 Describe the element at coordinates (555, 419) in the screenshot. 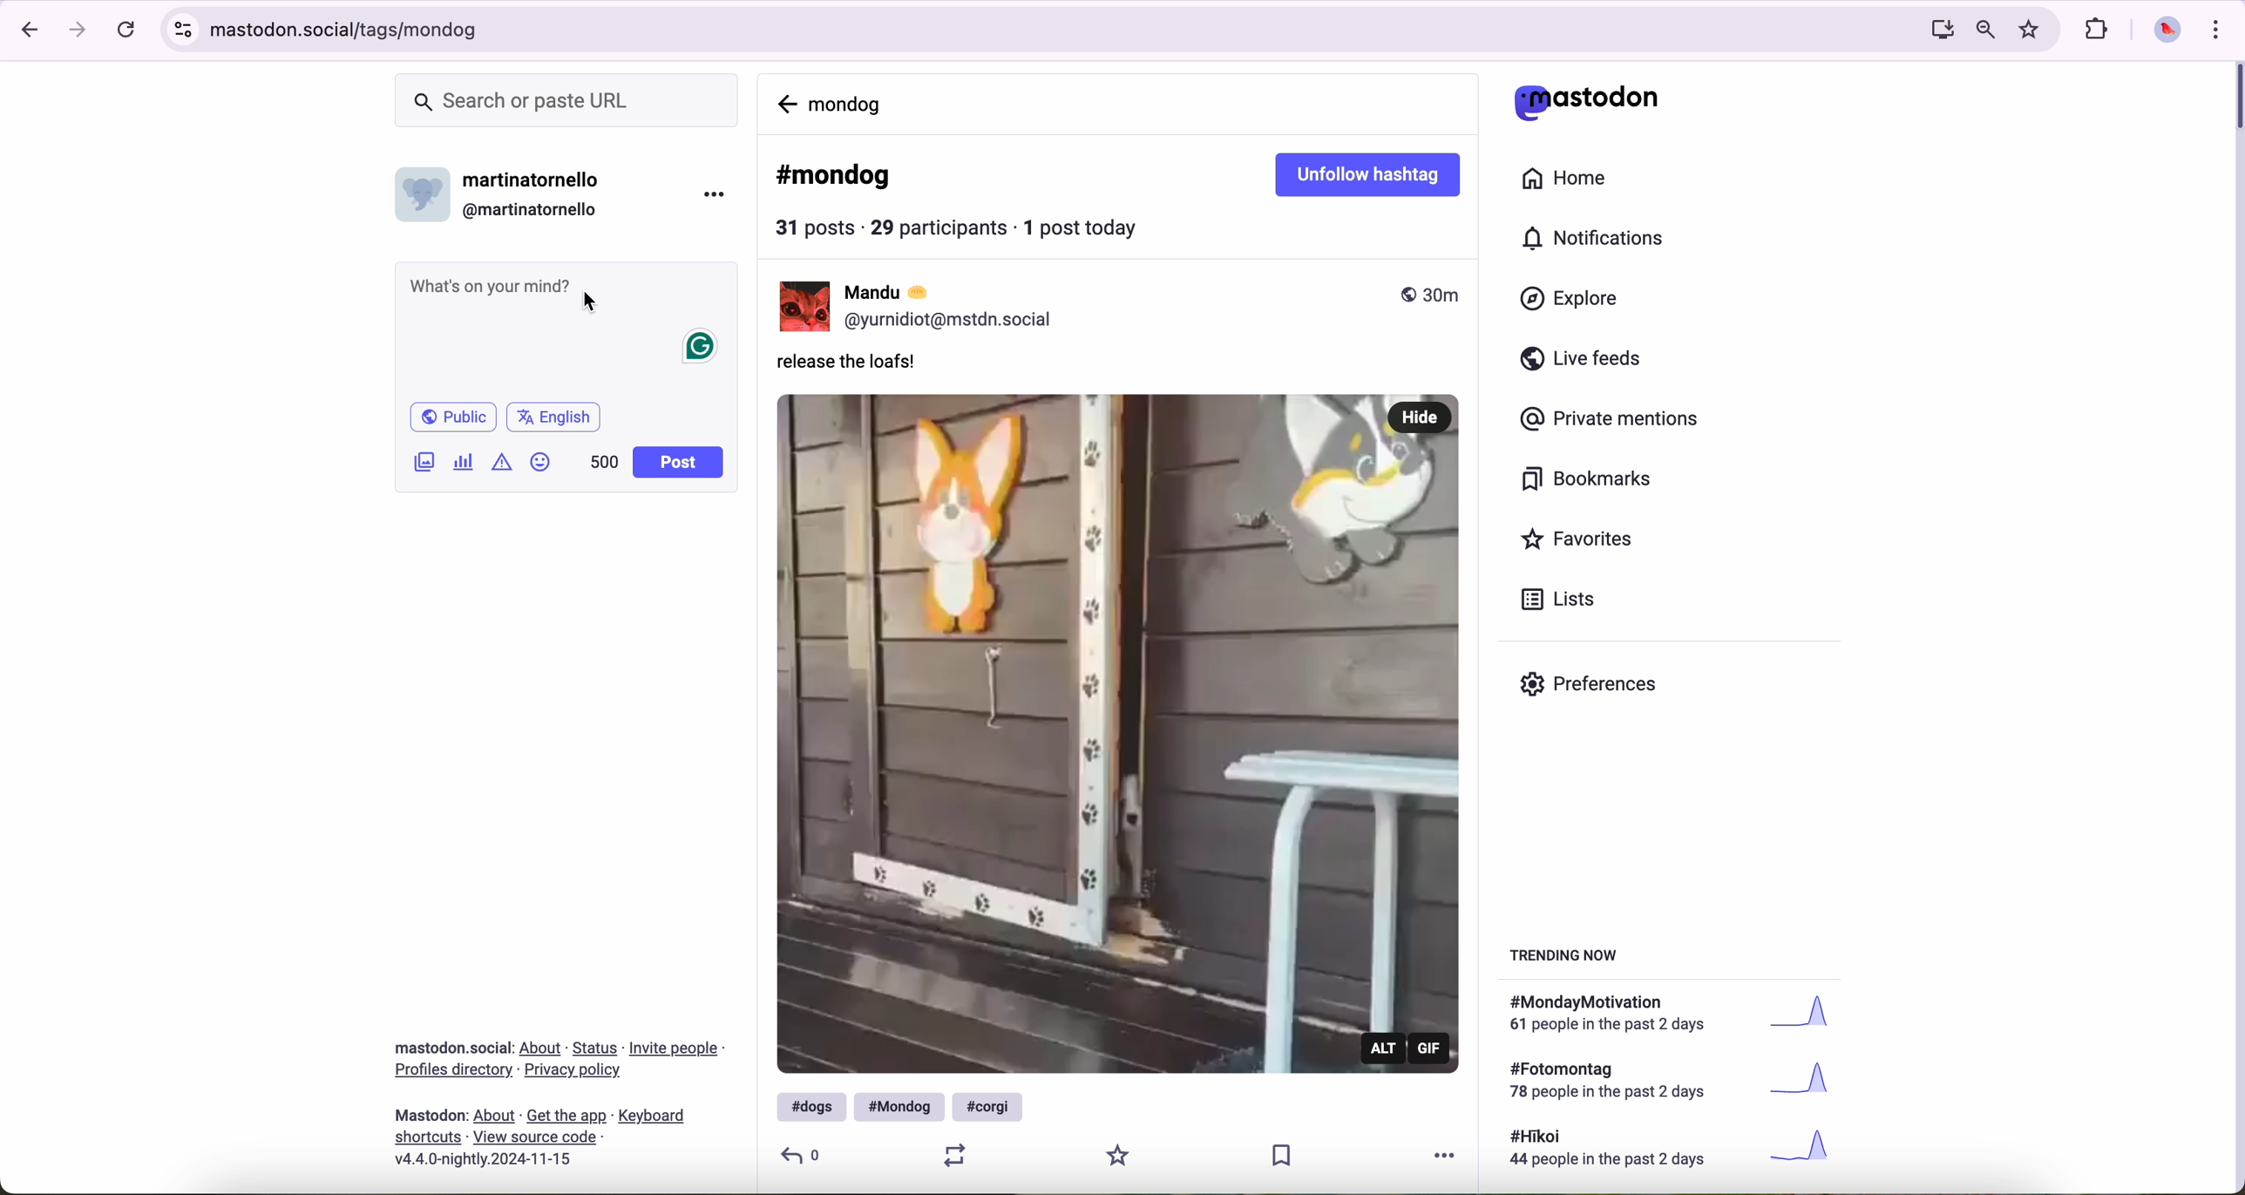

I see `English` at that location.